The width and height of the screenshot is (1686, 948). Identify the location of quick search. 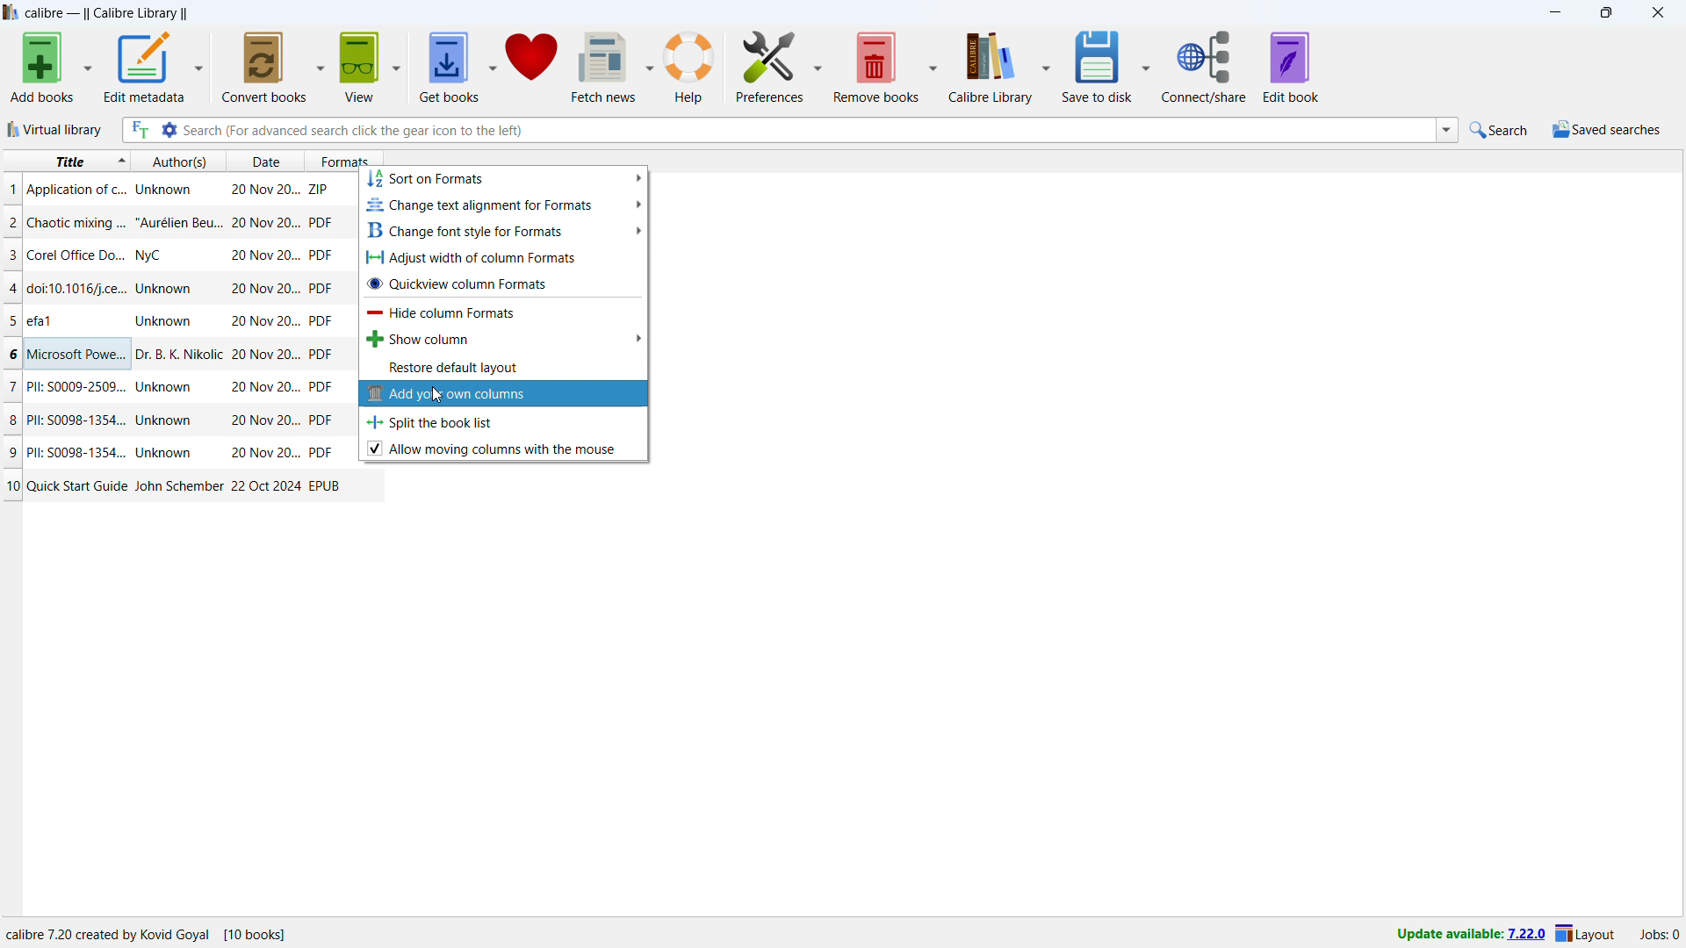
(1499, 130).